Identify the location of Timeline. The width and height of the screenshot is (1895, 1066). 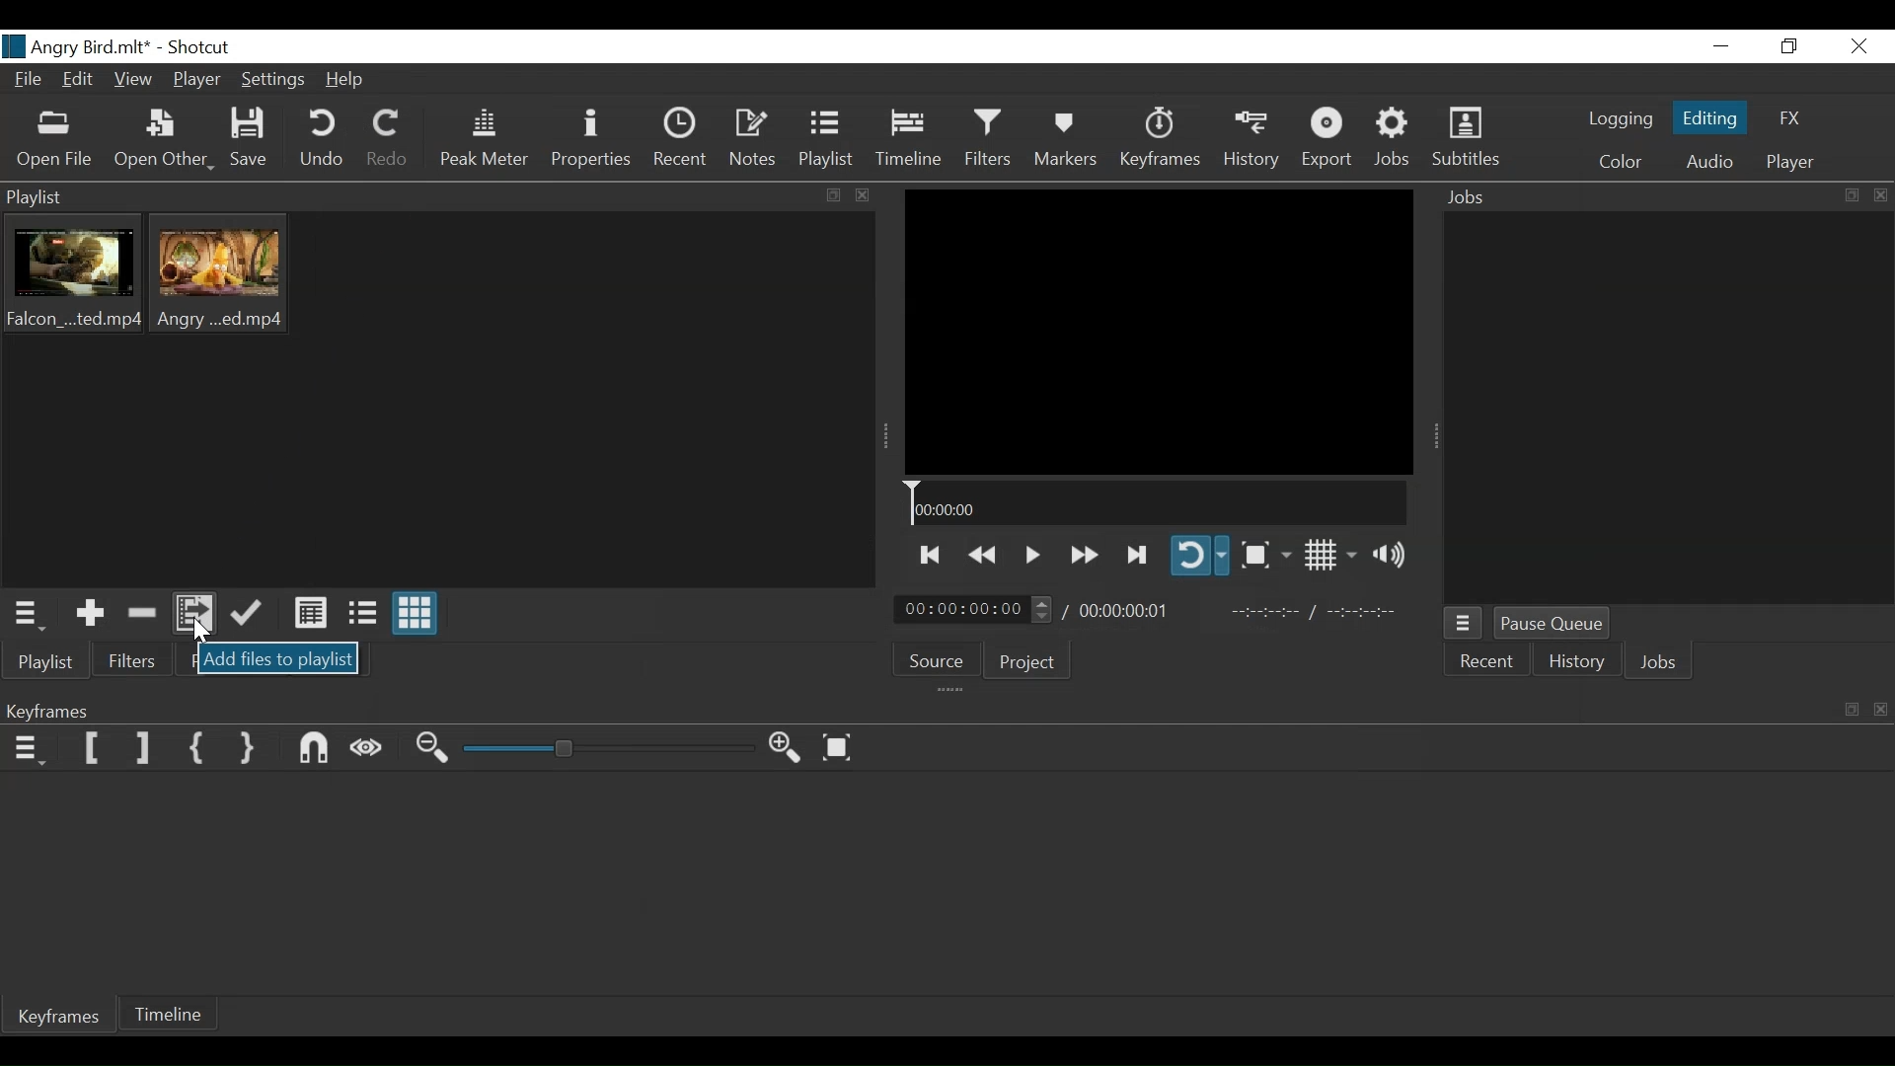
(1158, 501).